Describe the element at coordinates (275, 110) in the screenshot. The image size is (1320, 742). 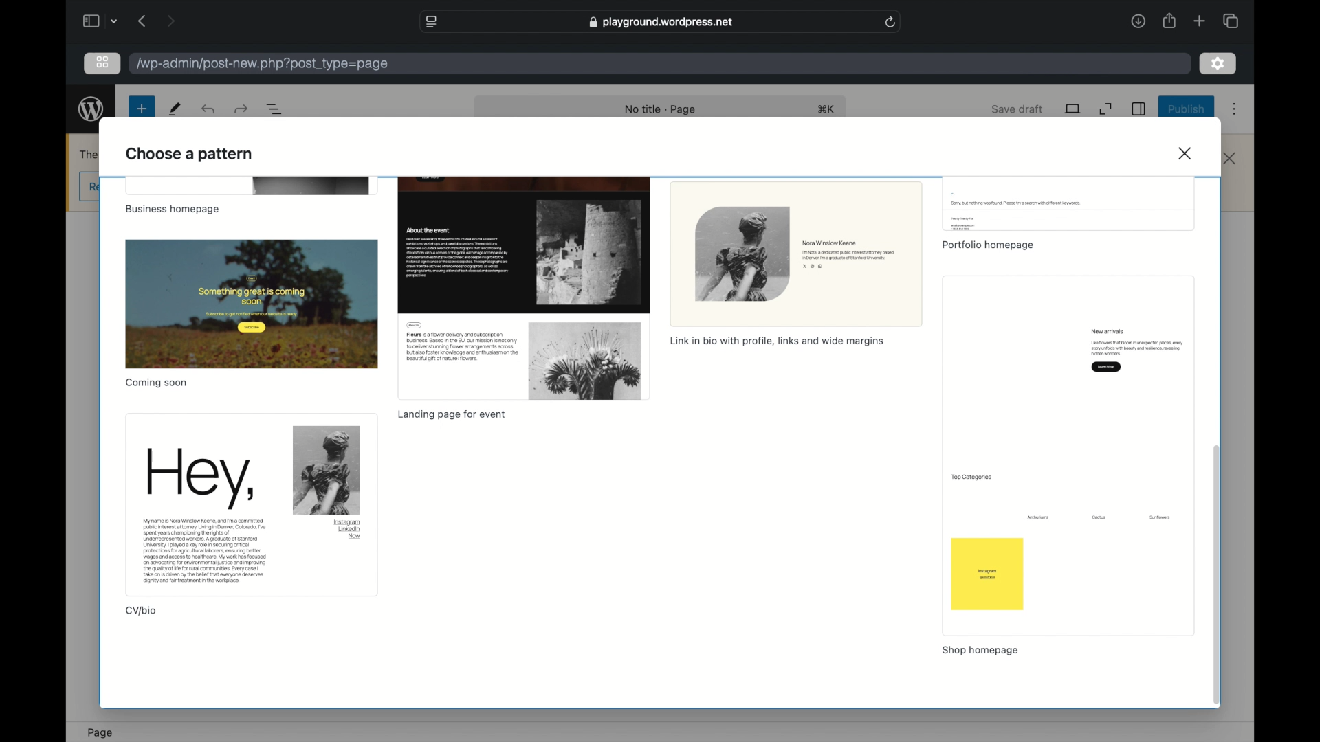
I see `document overview` at that location.